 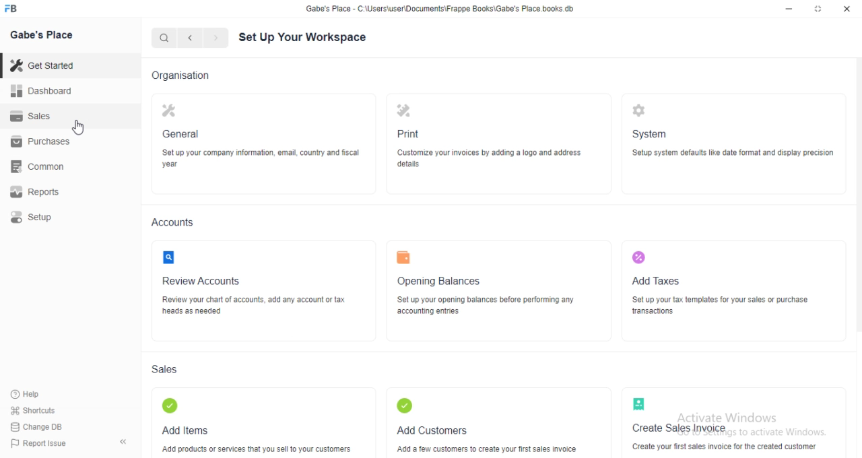 What do you see at coordinates (491, 448) in the screenshot?
I see `Add a few customers to create your first sales invoice` at bounding box center [491, 448].